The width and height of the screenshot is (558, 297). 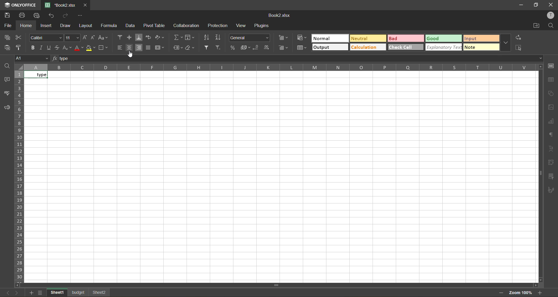 What do you see at coordinates (407, 39) in the screenshot?
I see `bad` at bounding box center [407, 39].